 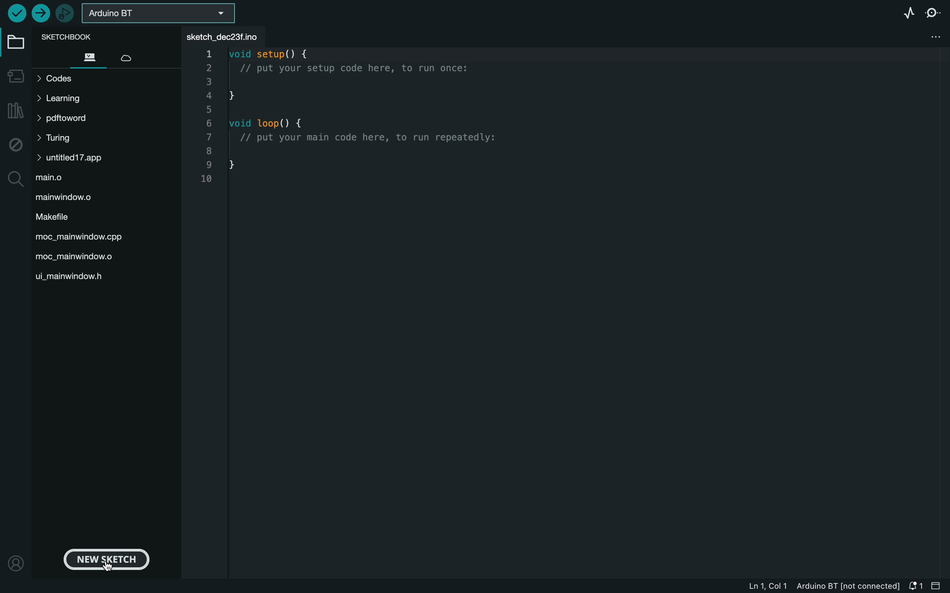 I want to click on file information, so click(x=810, y=587).